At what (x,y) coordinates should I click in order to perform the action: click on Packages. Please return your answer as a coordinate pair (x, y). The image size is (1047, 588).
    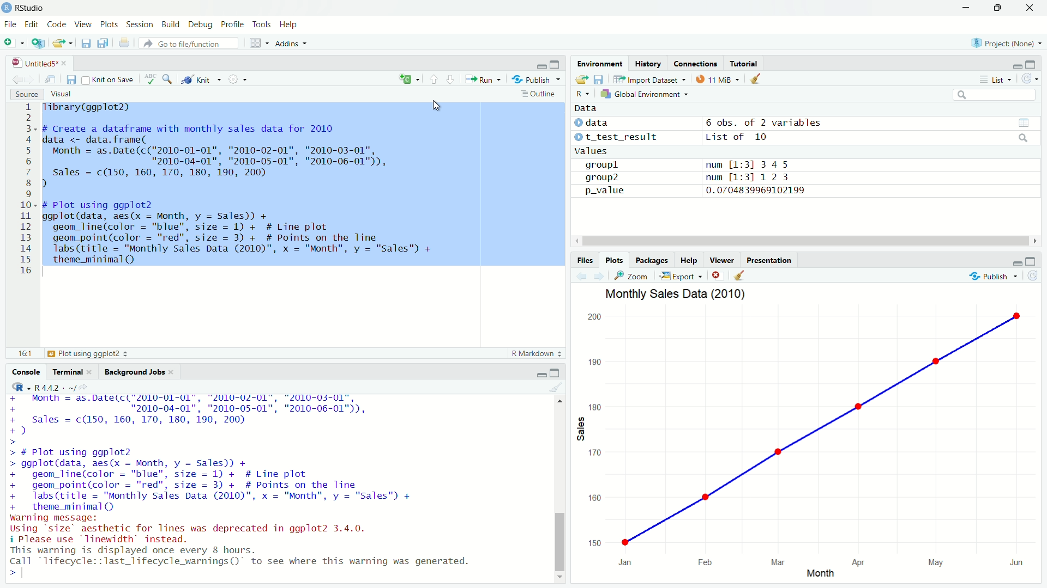
    Looking at the image, I should click on (653, 259).